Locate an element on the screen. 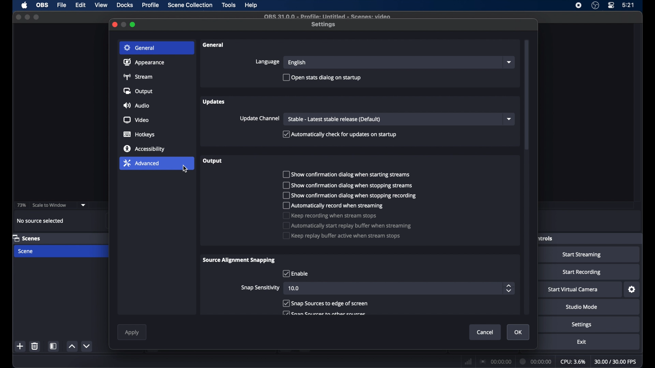 The image size is (655, 368). output is located at coordinates (137, 91).